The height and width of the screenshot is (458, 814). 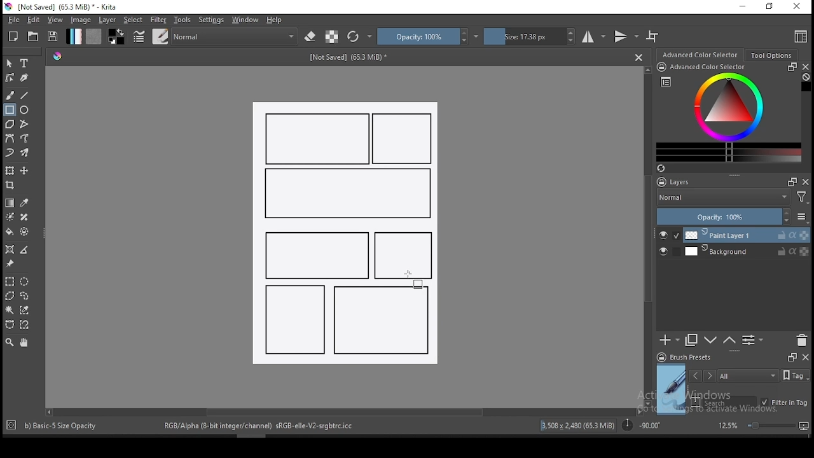 What do you see at coordinates (25, 139) in the screenshot?
I see `freehand path tool` at bounding box center [25, 139].